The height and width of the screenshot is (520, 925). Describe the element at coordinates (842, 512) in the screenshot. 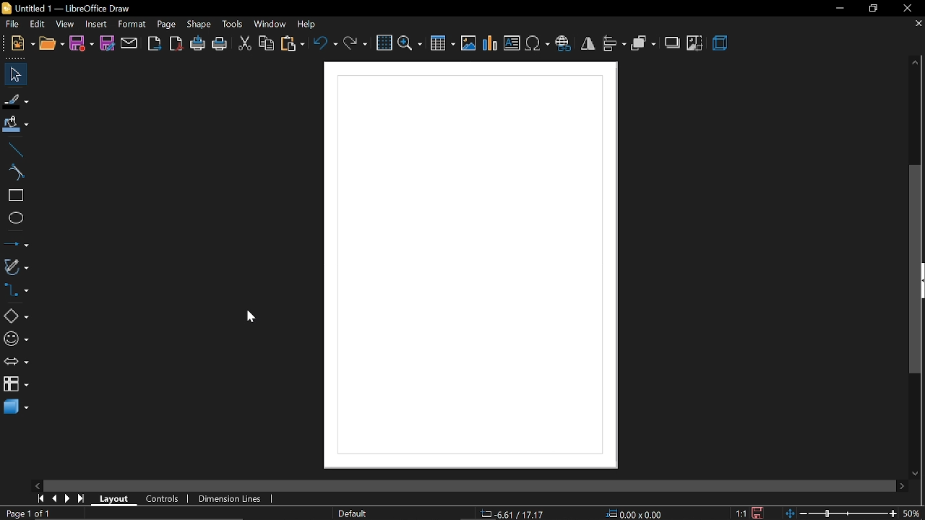

I see `change zoom` at that location.